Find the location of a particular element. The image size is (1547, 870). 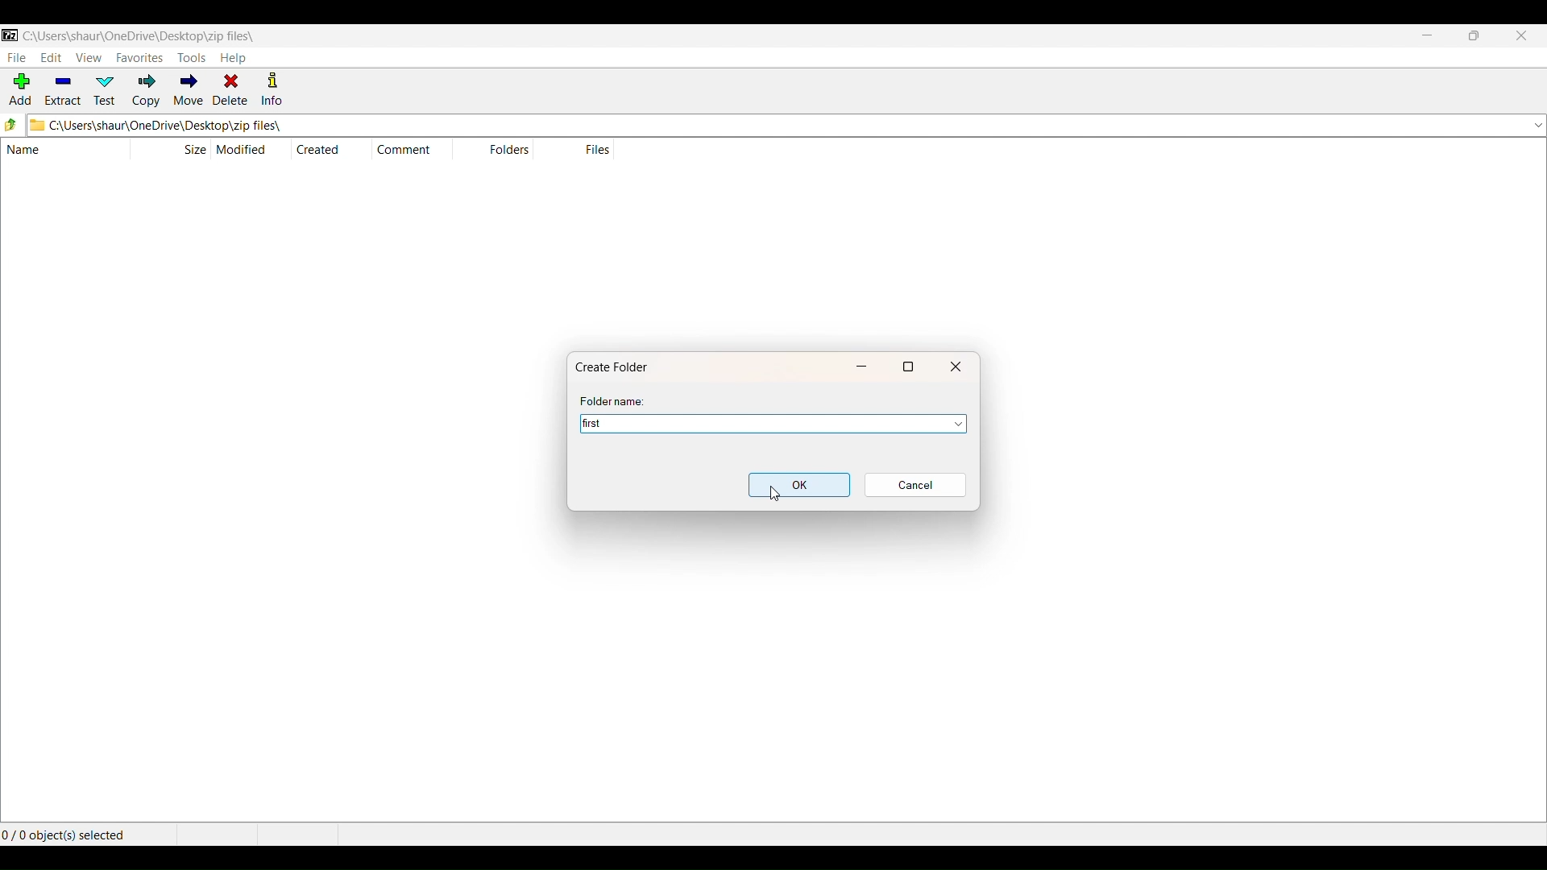

FAVORITES is located at coordinates (139, 56).